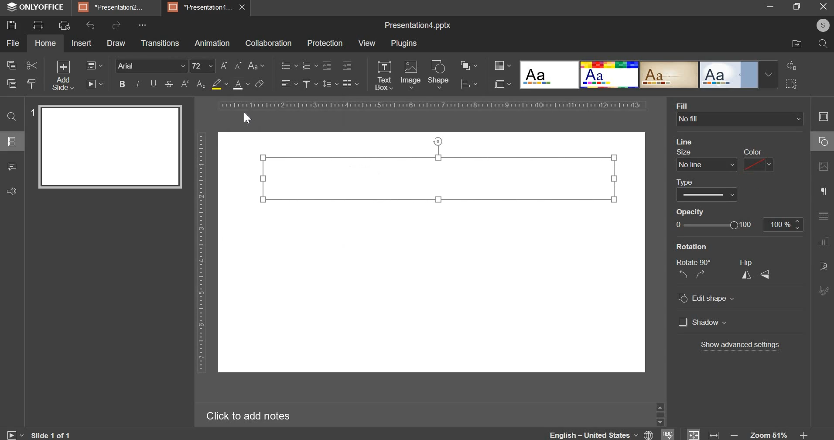 Image resolution: width=834 pixels, height=440 pixels. I want to click on find, so click(12, 117).